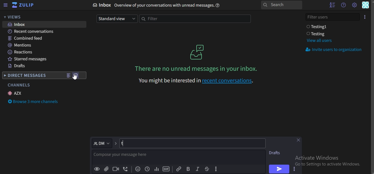  I want to click on add global time, so click(147, 169).